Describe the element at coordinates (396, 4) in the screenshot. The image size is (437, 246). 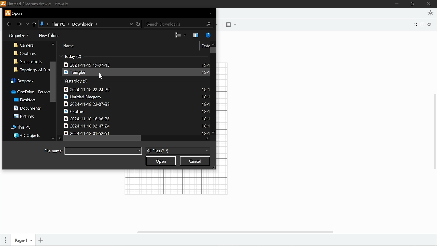
I see `Minimize` at that location.